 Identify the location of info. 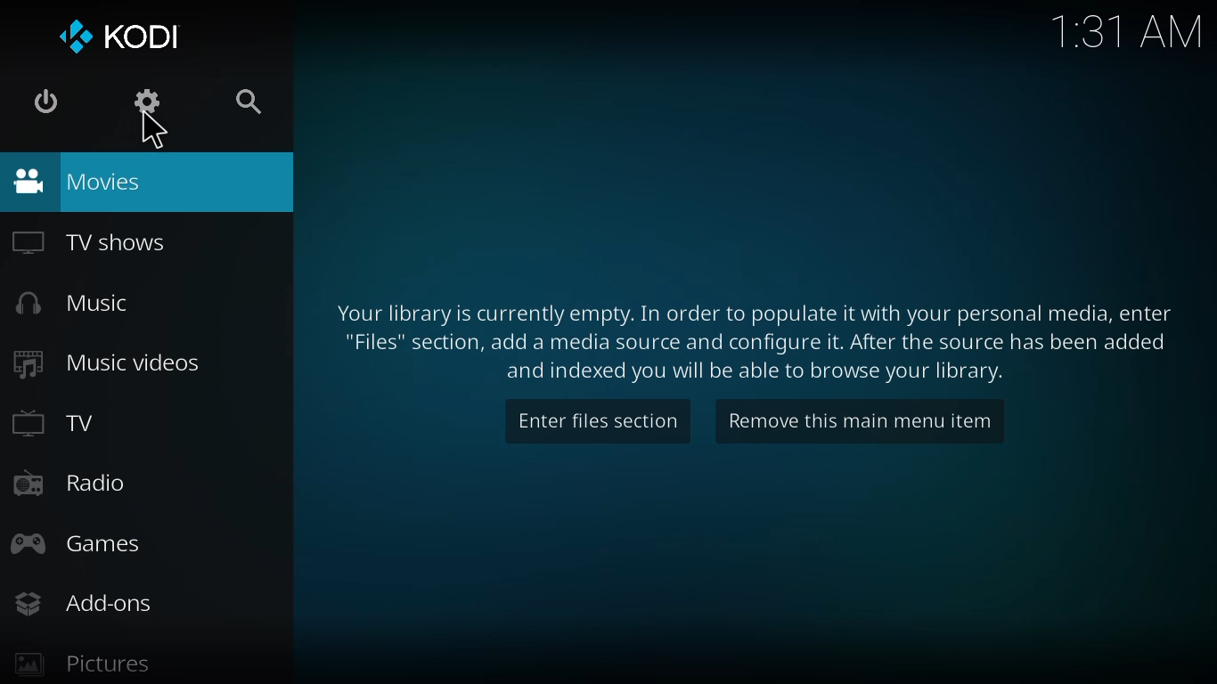
(751, 340).